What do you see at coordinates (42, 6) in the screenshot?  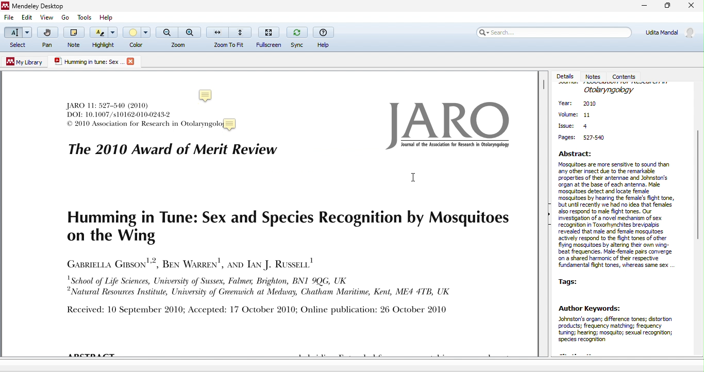 I see `Mendeley Desktop` at bounding box center [42, 6].